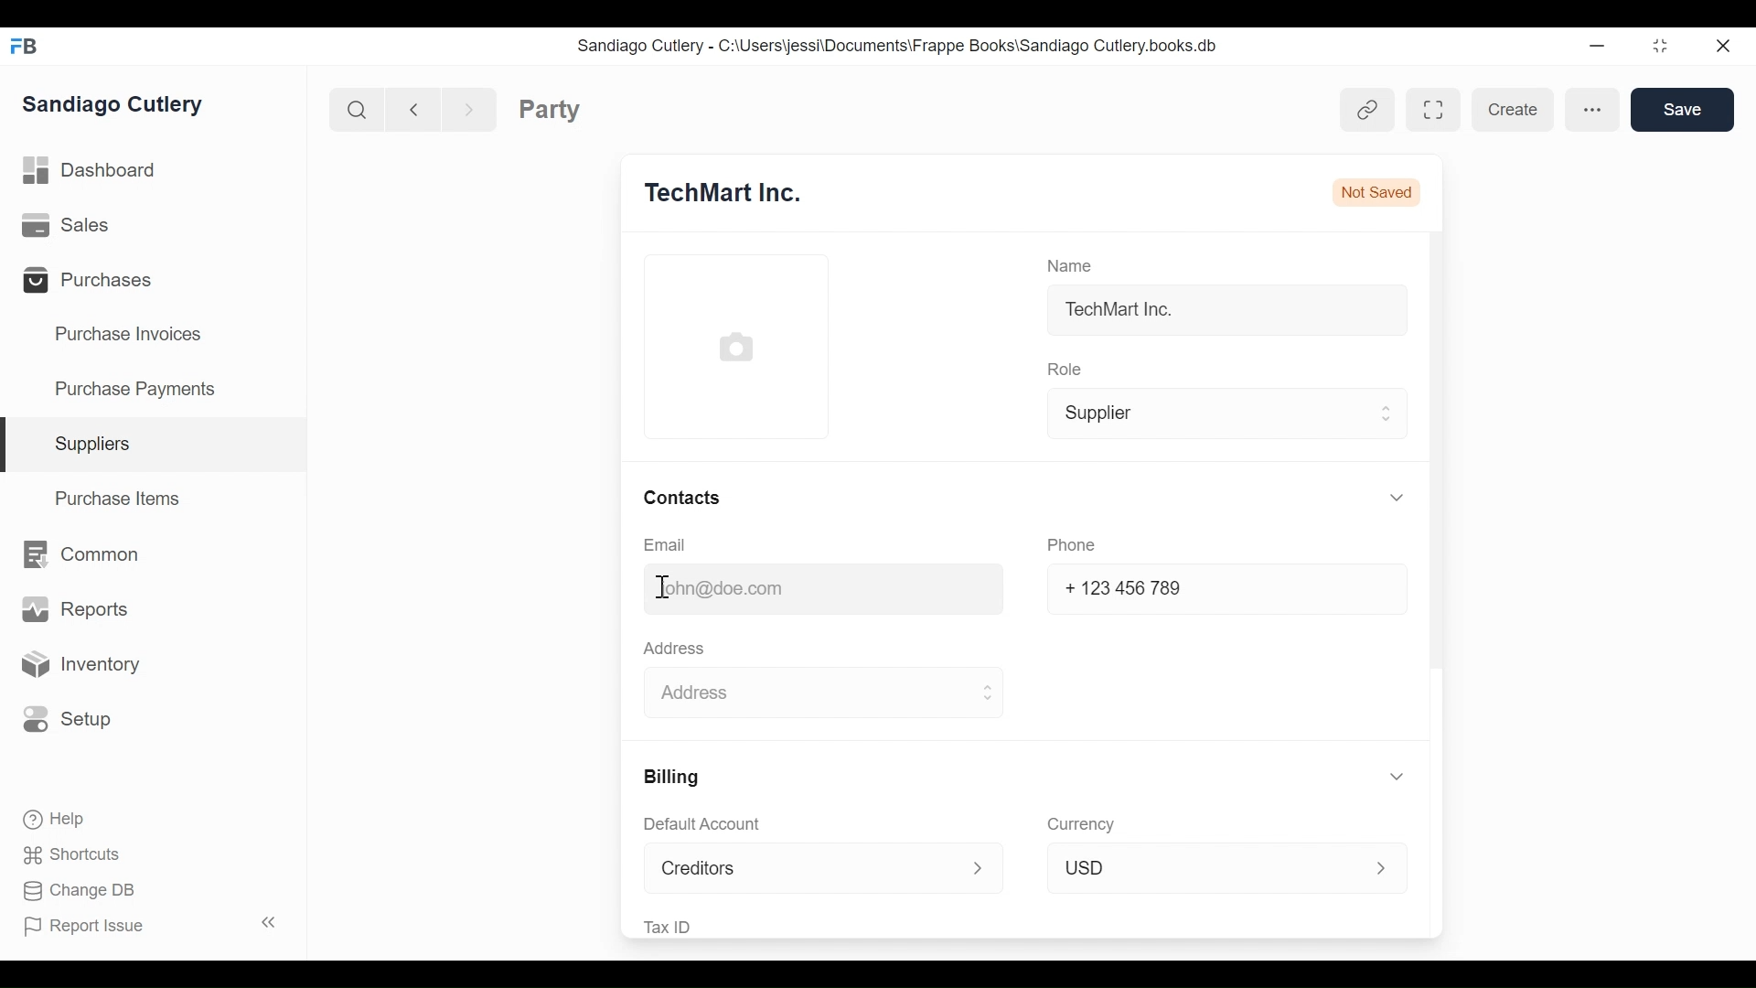  Describe the element at coordinates (419, 107) in the screenshot. I see `back` at that location.